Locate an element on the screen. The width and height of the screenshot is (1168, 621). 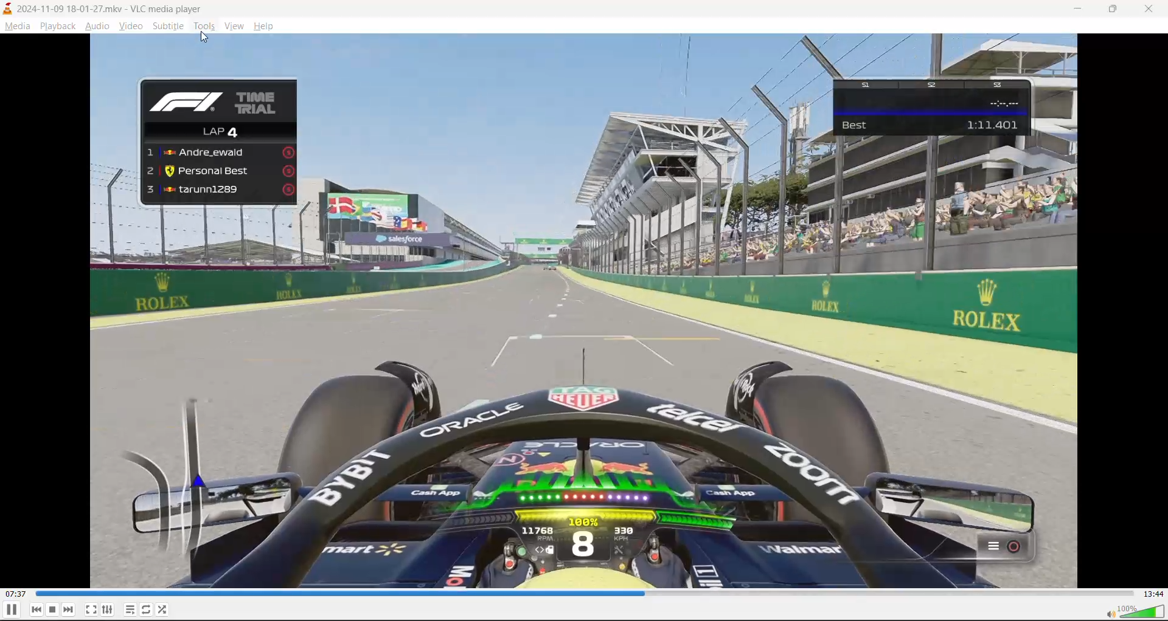
stop is located at coordinates (53, 609).